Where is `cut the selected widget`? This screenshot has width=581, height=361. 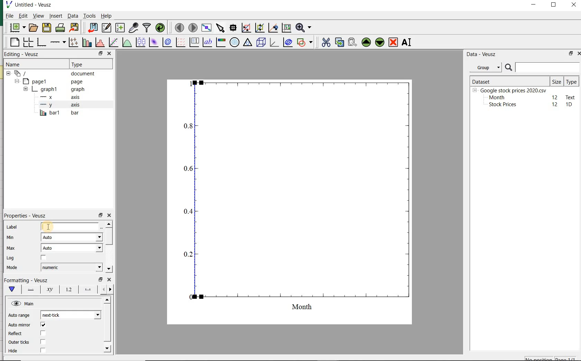 cut the selected widget is located at coordinates (326, 43).